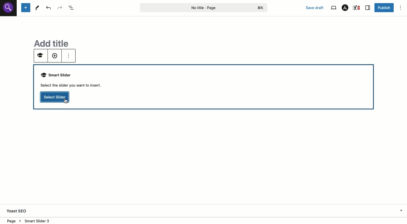 The height and width of the screenshot is (224, 407). I want to click on Redo, so click(59, 8).